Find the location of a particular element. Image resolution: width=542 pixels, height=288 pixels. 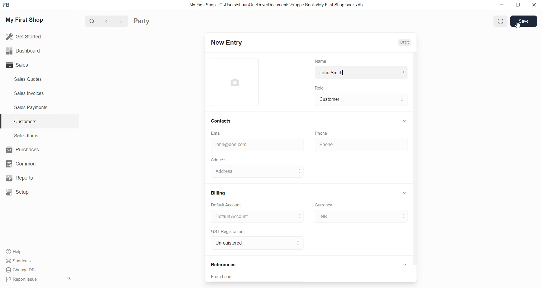

Report Issue is located at coordinates (22, 279).